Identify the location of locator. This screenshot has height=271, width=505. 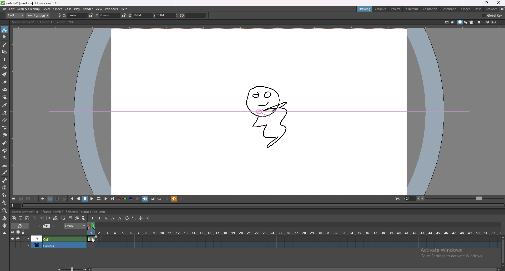
(160, 199).